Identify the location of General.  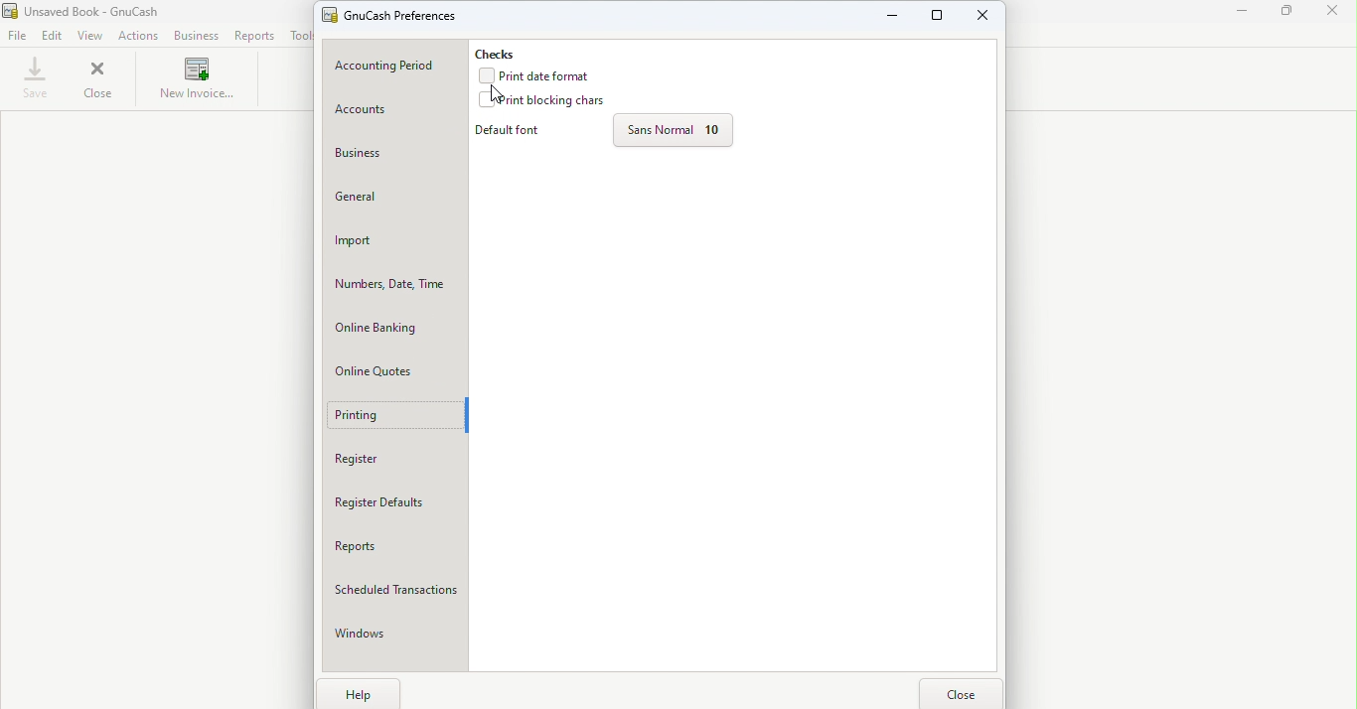
(396, 200).